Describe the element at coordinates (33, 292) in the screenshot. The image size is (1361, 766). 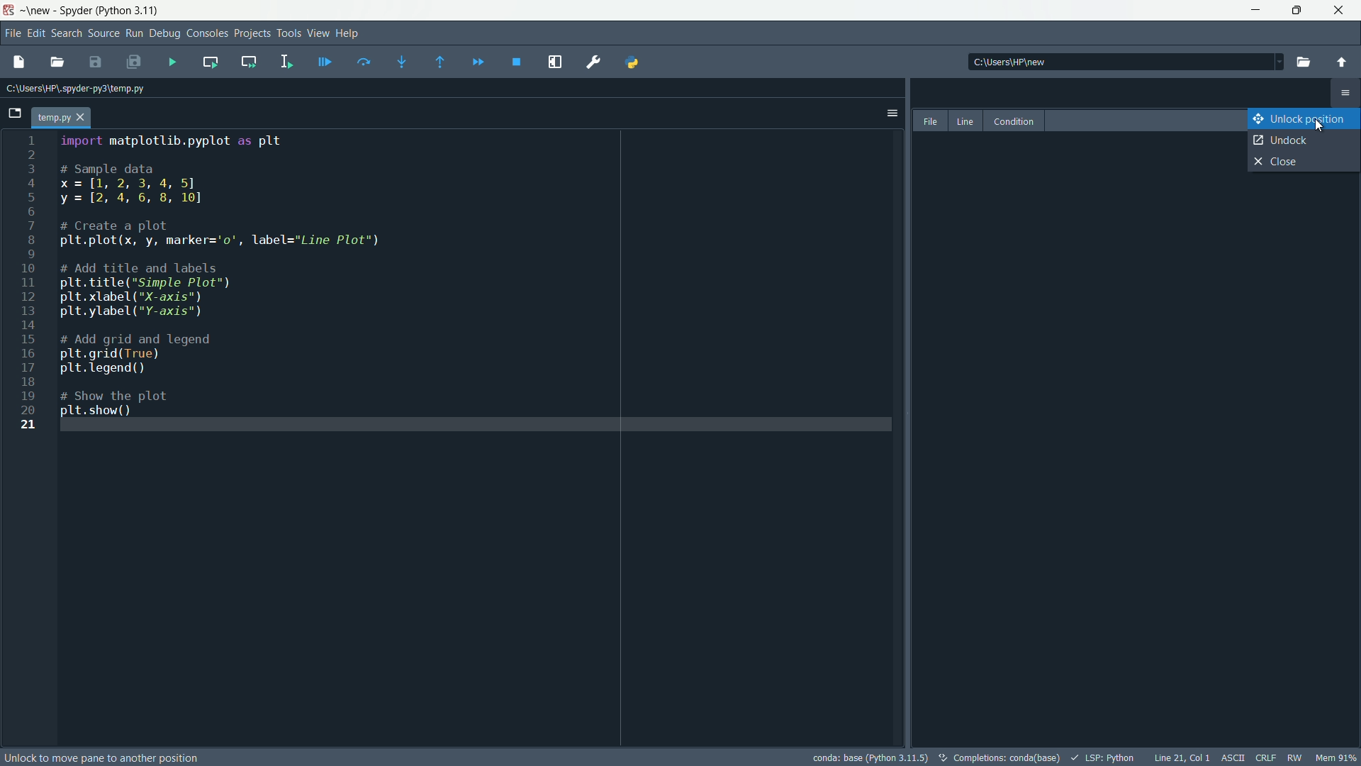
I see `1 2 3 4 5 6 7 8 9 10 11 12 13 14 15 16 17 18 19 20 21` at that location.